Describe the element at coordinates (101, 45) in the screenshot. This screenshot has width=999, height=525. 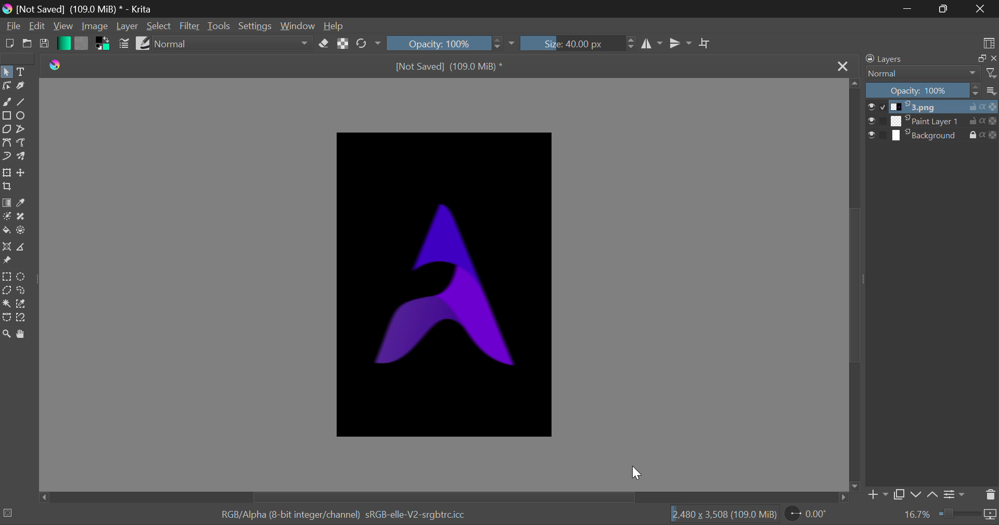
I see `Colors in Use` at that location.